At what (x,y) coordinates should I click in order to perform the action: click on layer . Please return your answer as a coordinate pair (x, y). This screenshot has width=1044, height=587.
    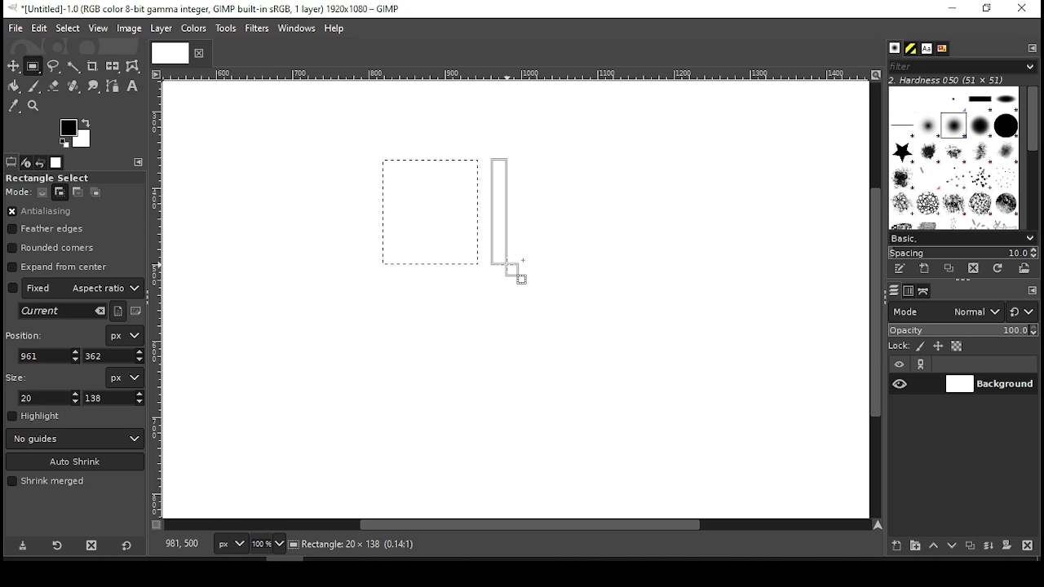
    Looking at the image, I should click on (989, 384).